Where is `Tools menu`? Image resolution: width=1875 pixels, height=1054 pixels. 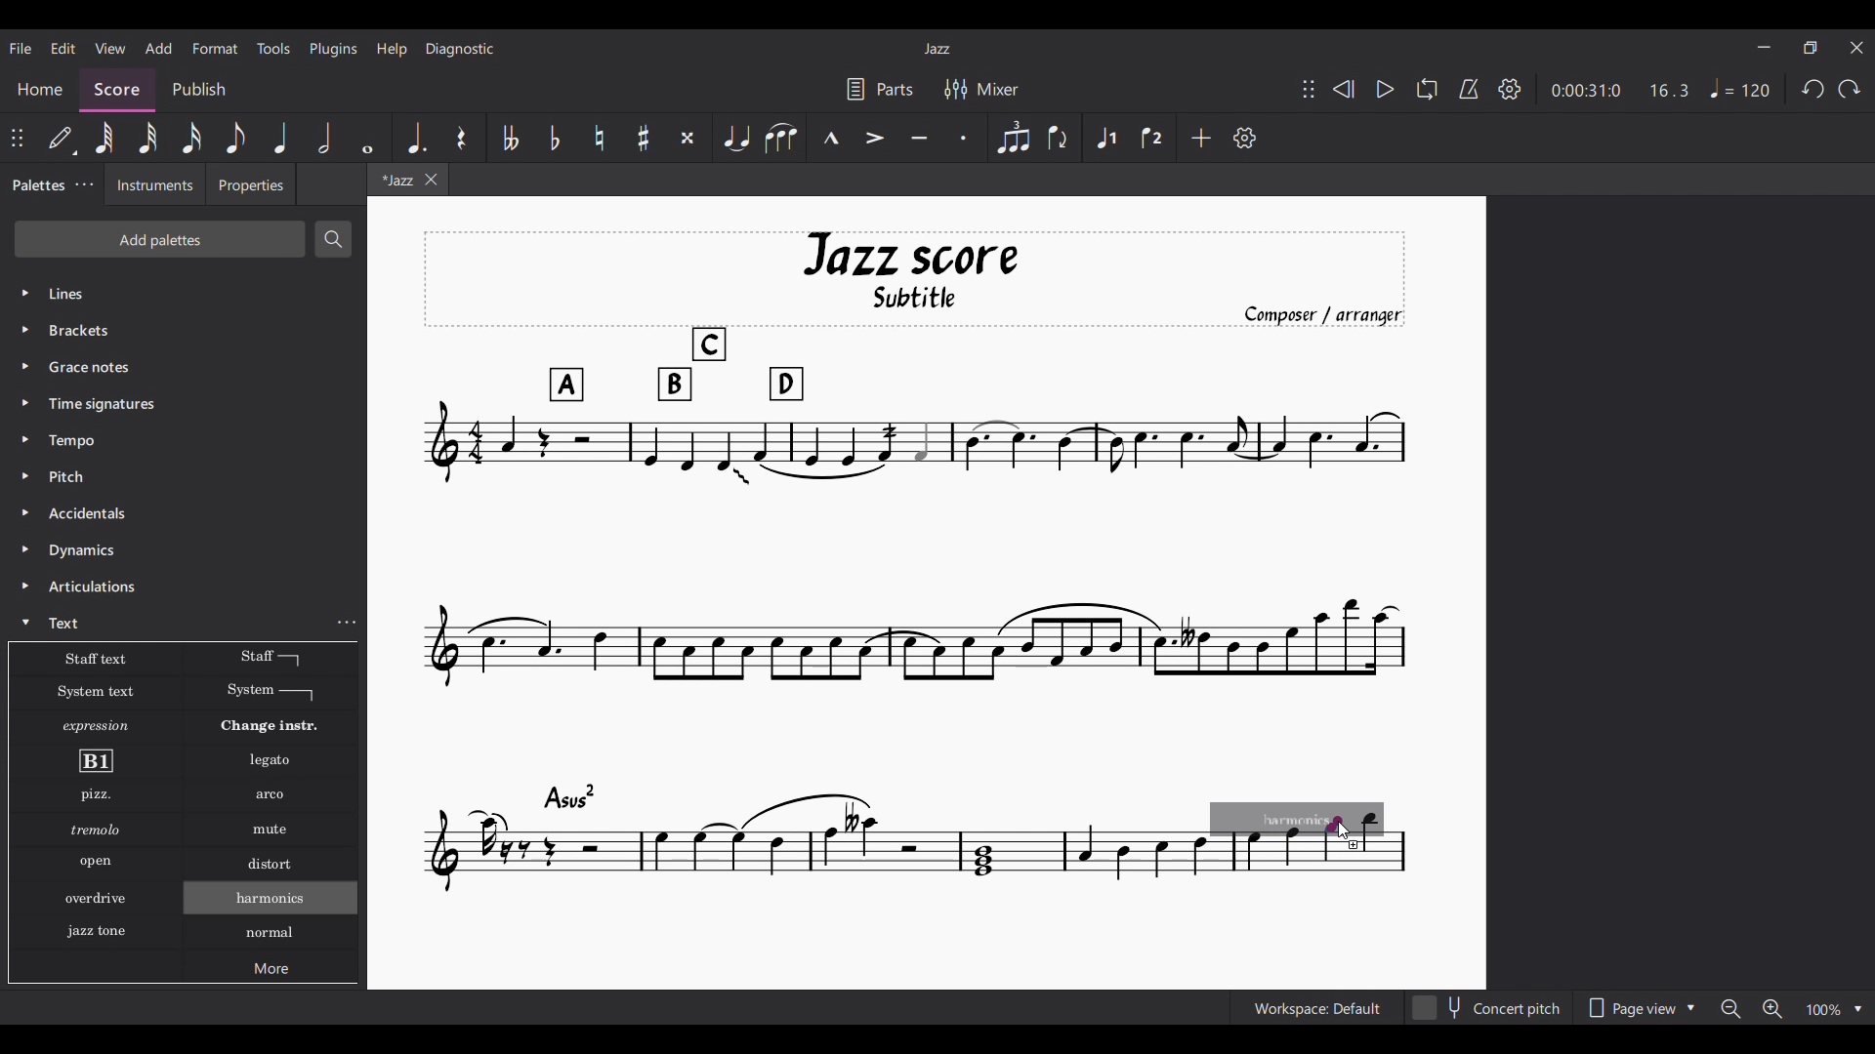 Tools menu is located at coordinates (274, 49).